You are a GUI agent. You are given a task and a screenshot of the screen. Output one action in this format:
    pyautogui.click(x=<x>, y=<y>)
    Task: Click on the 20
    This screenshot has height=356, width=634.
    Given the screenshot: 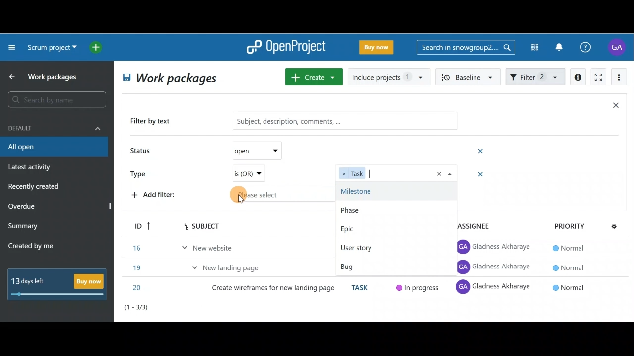 What is the action you would take?
    pyautogui.click(x=138, y=288)
    